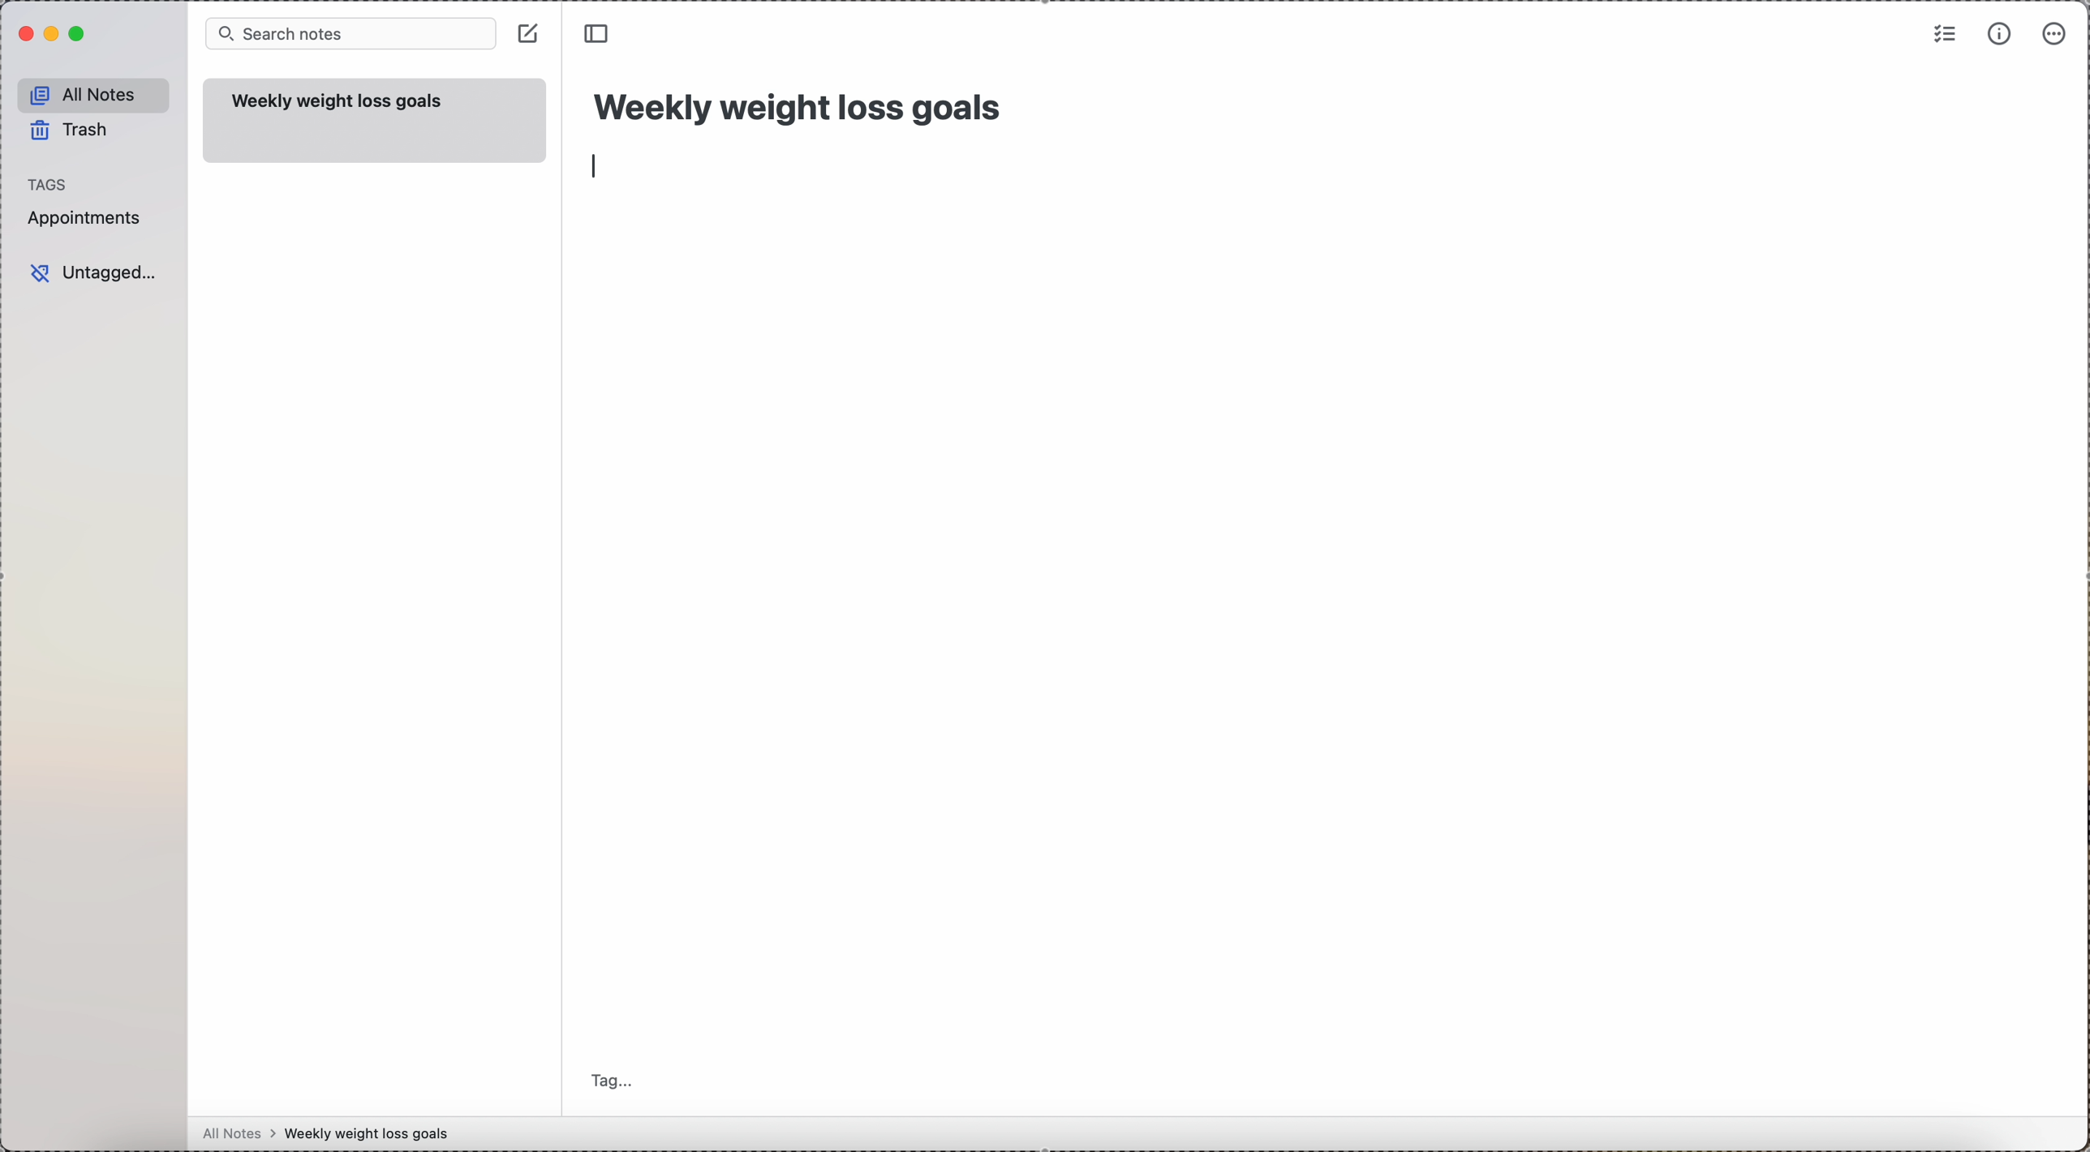  What do you see at coordinates (333, 1134) in the screenshot?
I see `all notes > weekly weight loss goals` at bounding box center [333, 1134].